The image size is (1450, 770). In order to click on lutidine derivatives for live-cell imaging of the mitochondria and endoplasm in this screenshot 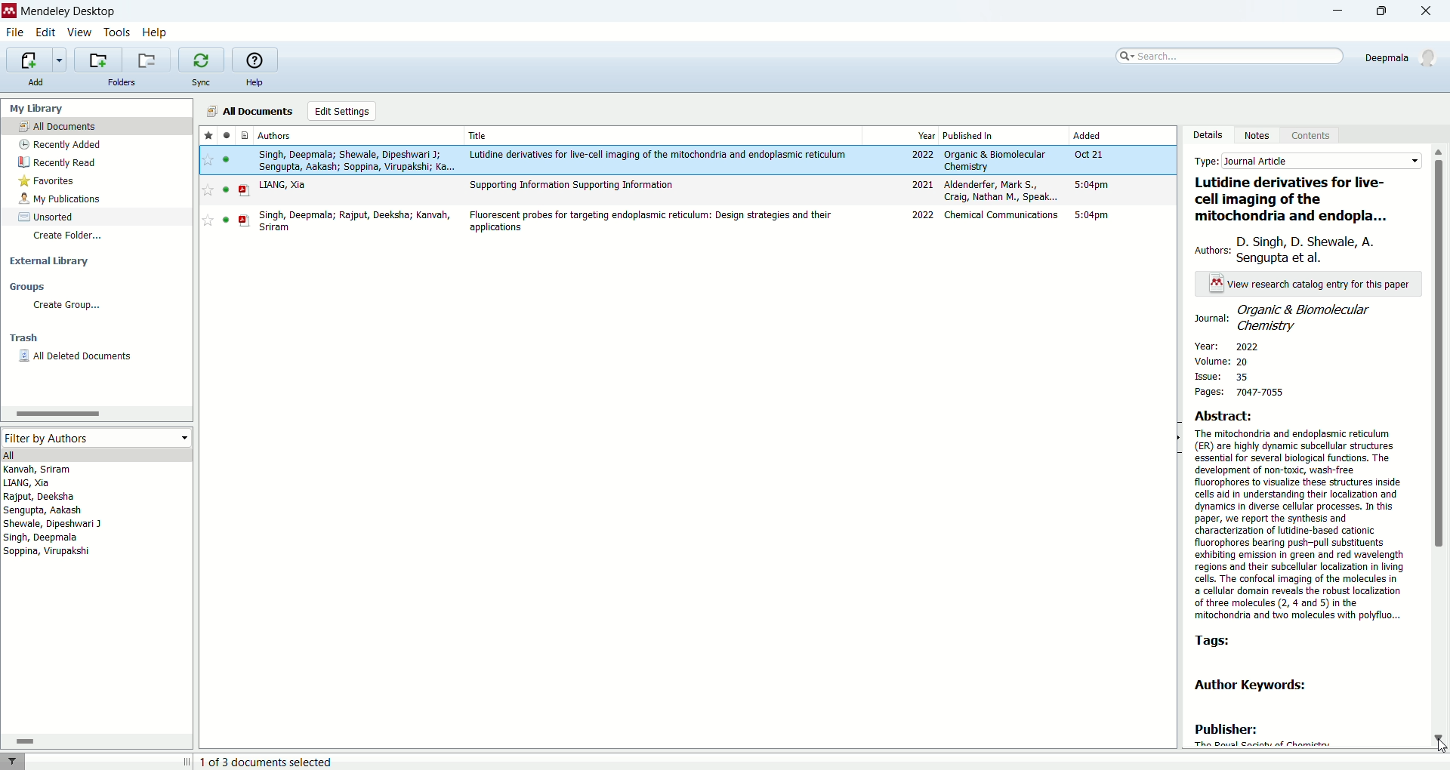, I will do `click(1302, 198)`.